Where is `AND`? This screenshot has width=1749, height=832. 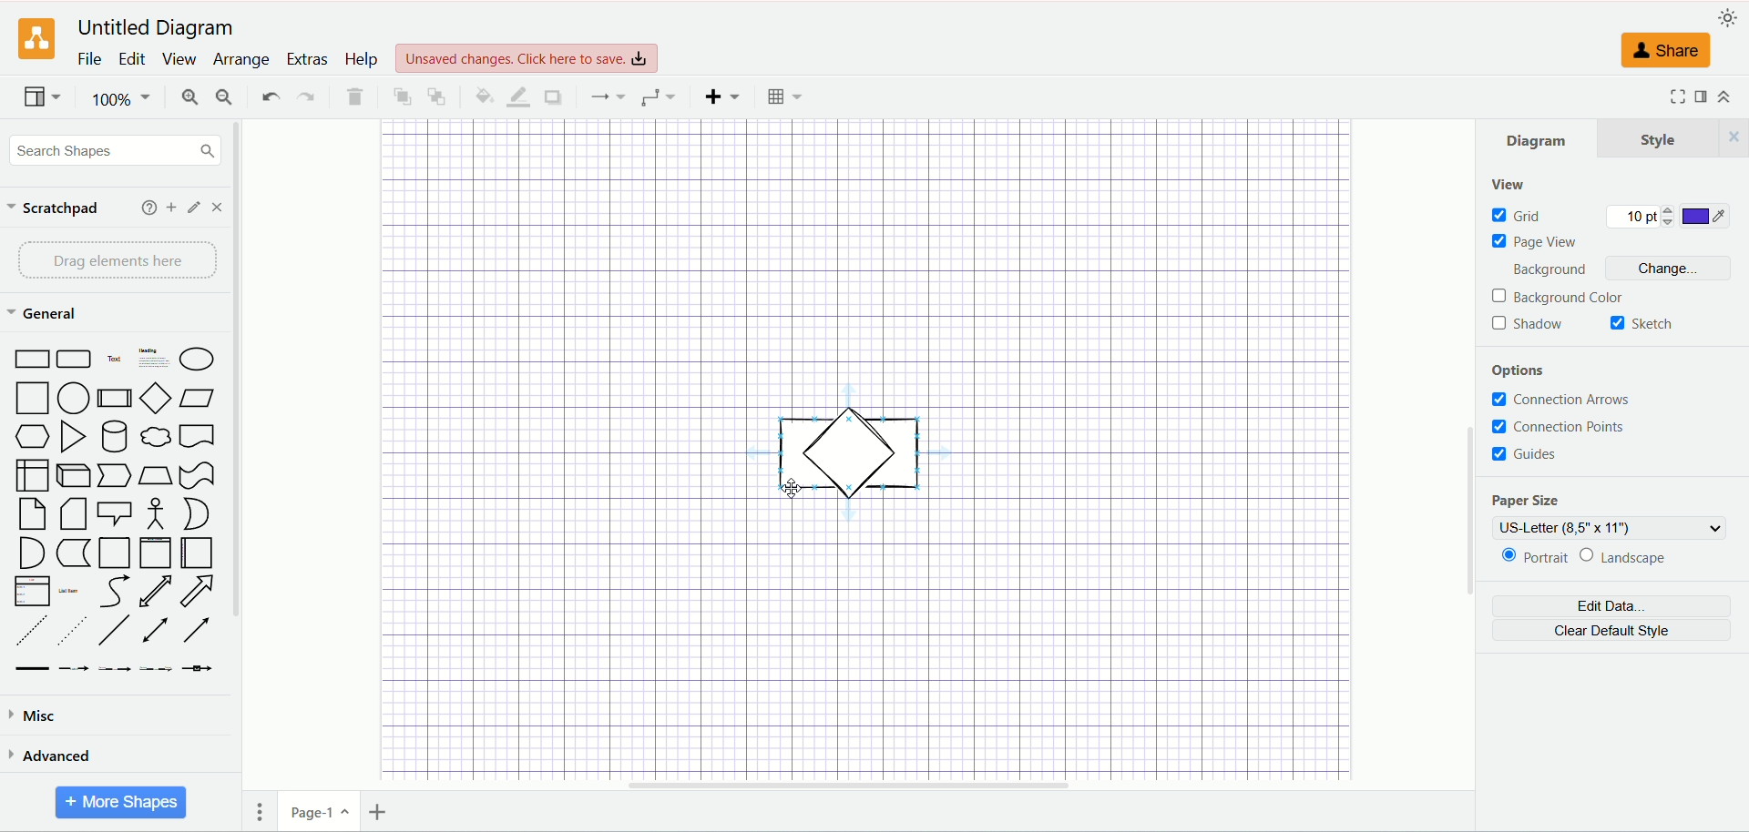 AND is located at coordinates (31, 553).